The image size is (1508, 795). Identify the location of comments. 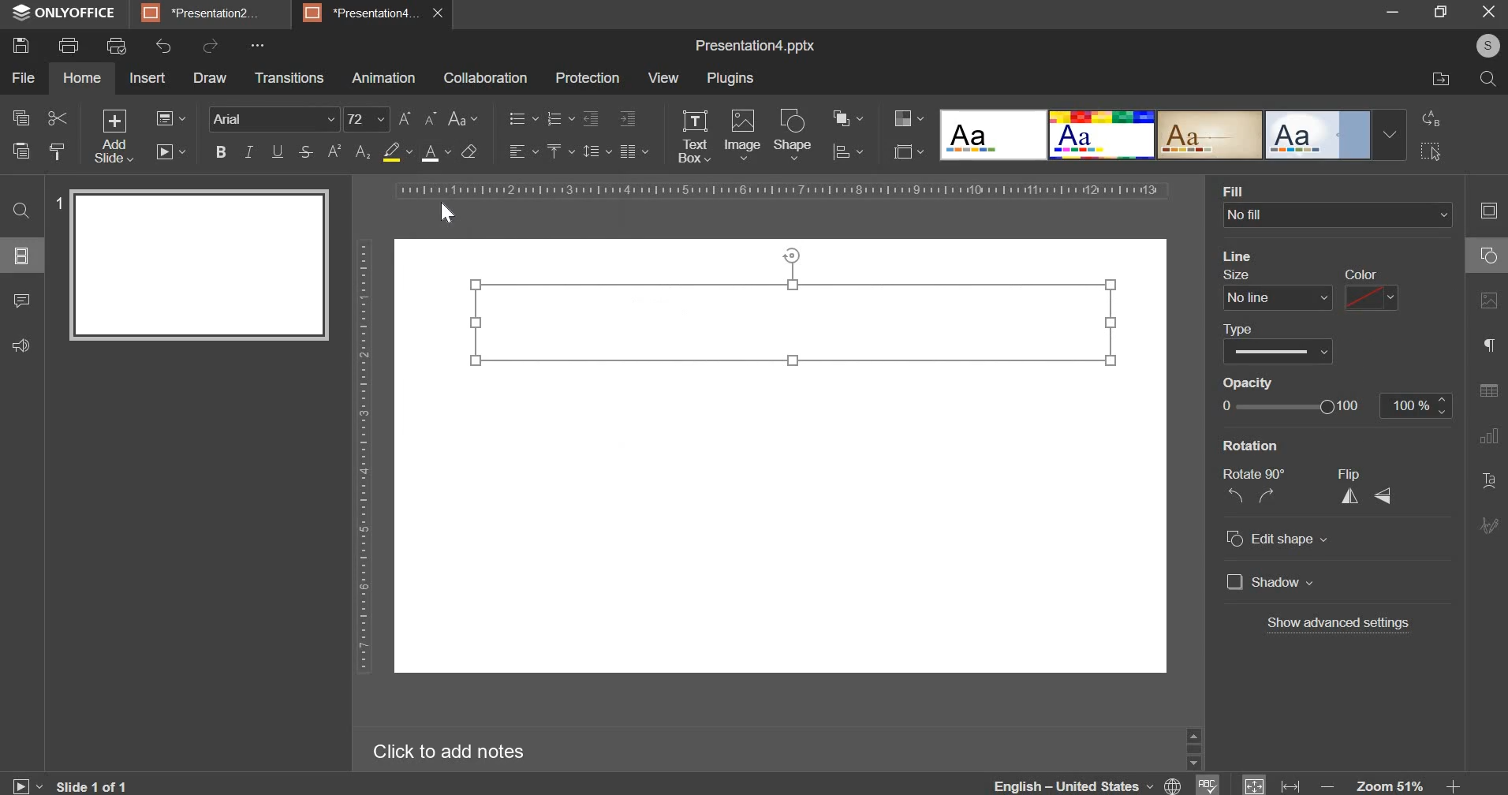
(25, 300).